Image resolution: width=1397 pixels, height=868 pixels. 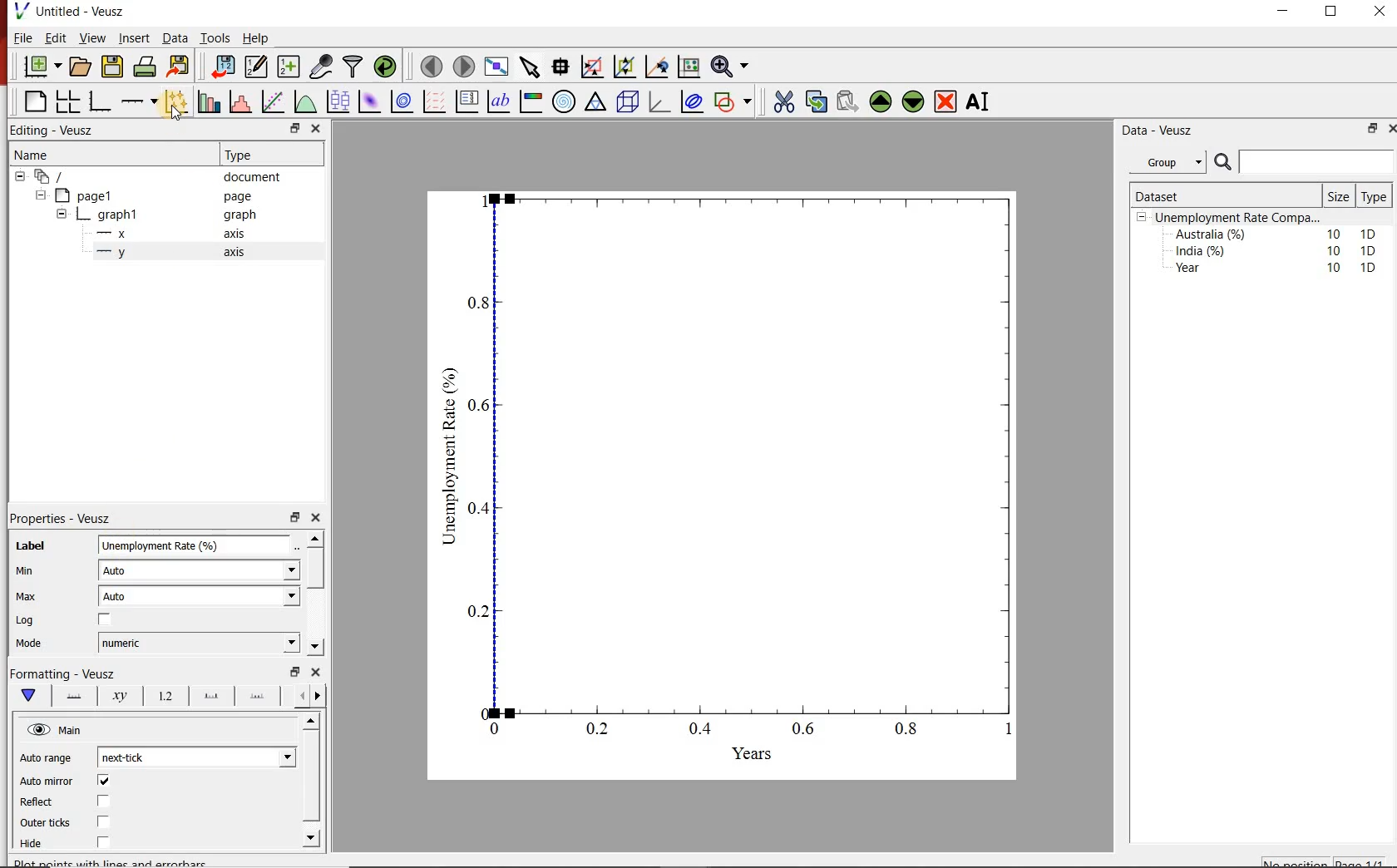 What do you see at coordinates (176, 101) in the screenshot?
I see `plot points with lines and errorbars` at bounding box center [176, 101].